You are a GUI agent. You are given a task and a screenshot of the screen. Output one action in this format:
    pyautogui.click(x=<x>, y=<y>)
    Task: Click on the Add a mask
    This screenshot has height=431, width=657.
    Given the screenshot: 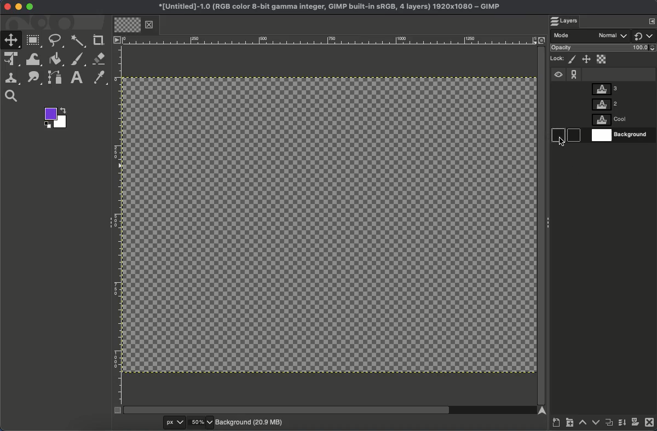 What is the action you would take?
    pyautogui.click(x=635, y=424)
    